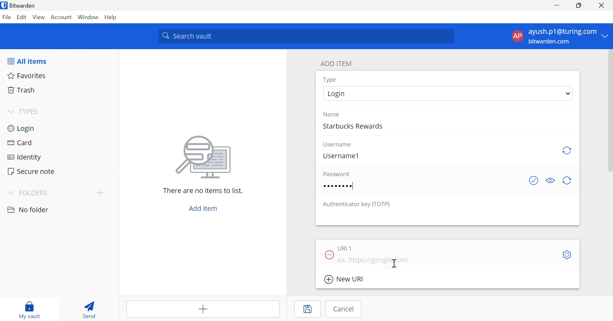 This screenshot has width=613, height=321. I want to click on Minimize, so click(557, 4).